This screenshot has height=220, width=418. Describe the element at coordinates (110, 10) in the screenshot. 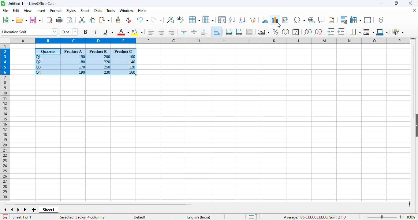

I see `tools` at that location.